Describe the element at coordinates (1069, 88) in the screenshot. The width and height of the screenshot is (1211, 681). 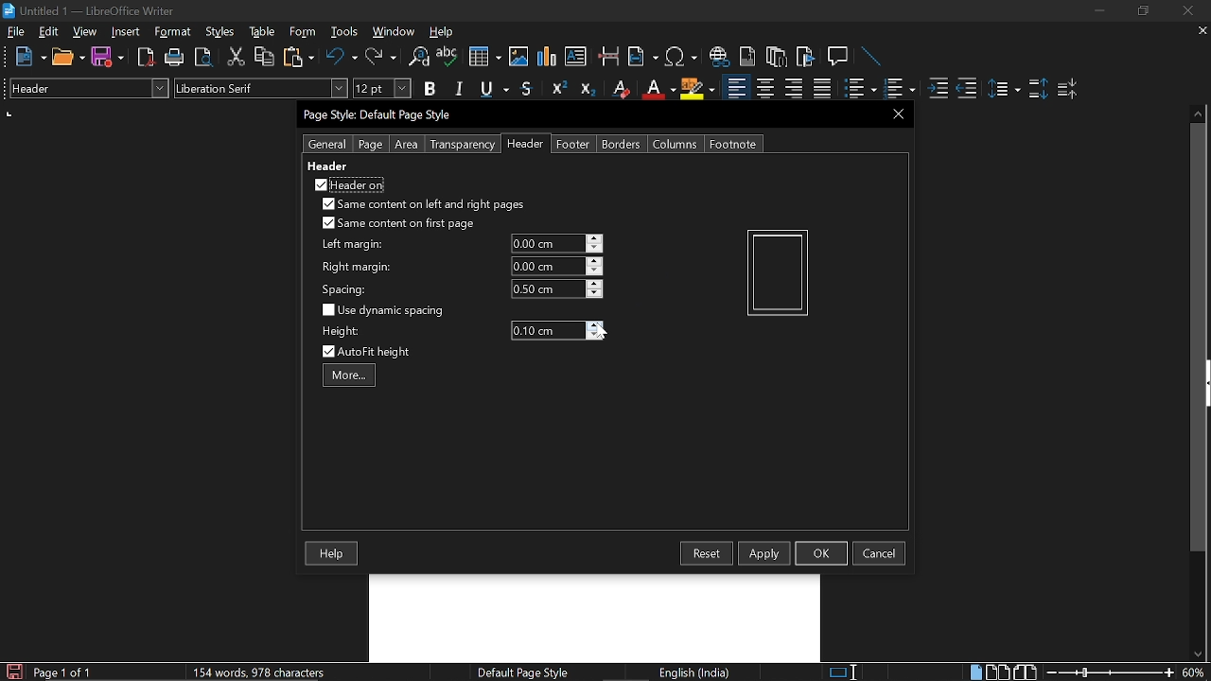
I see `decrease paragraph spacing Decrease paragraph spacing` at that location.